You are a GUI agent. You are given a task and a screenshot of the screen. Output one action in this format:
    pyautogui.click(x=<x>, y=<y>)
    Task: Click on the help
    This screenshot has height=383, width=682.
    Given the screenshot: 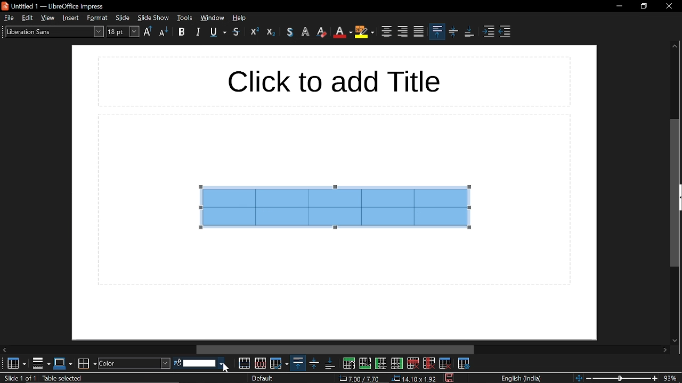 What is the action you would take?
    pyautogui.click(x=240, y=18)
    